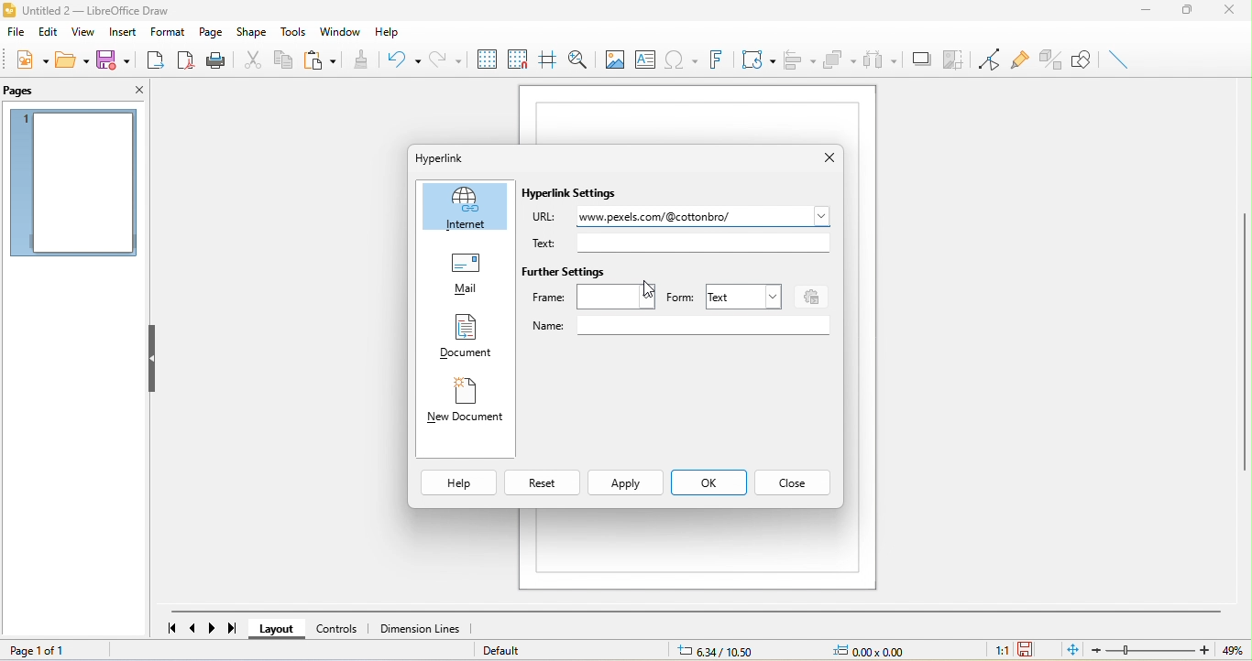 This screenshot has width=1252, height=661. Describe the element at coordinates (249, 60) in the screenshot. I see `cut` at that location.